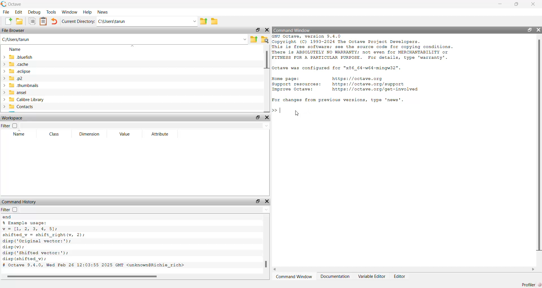 The width and height of the screenshot is (542, 288). I want to click on news, so click(103, 13).